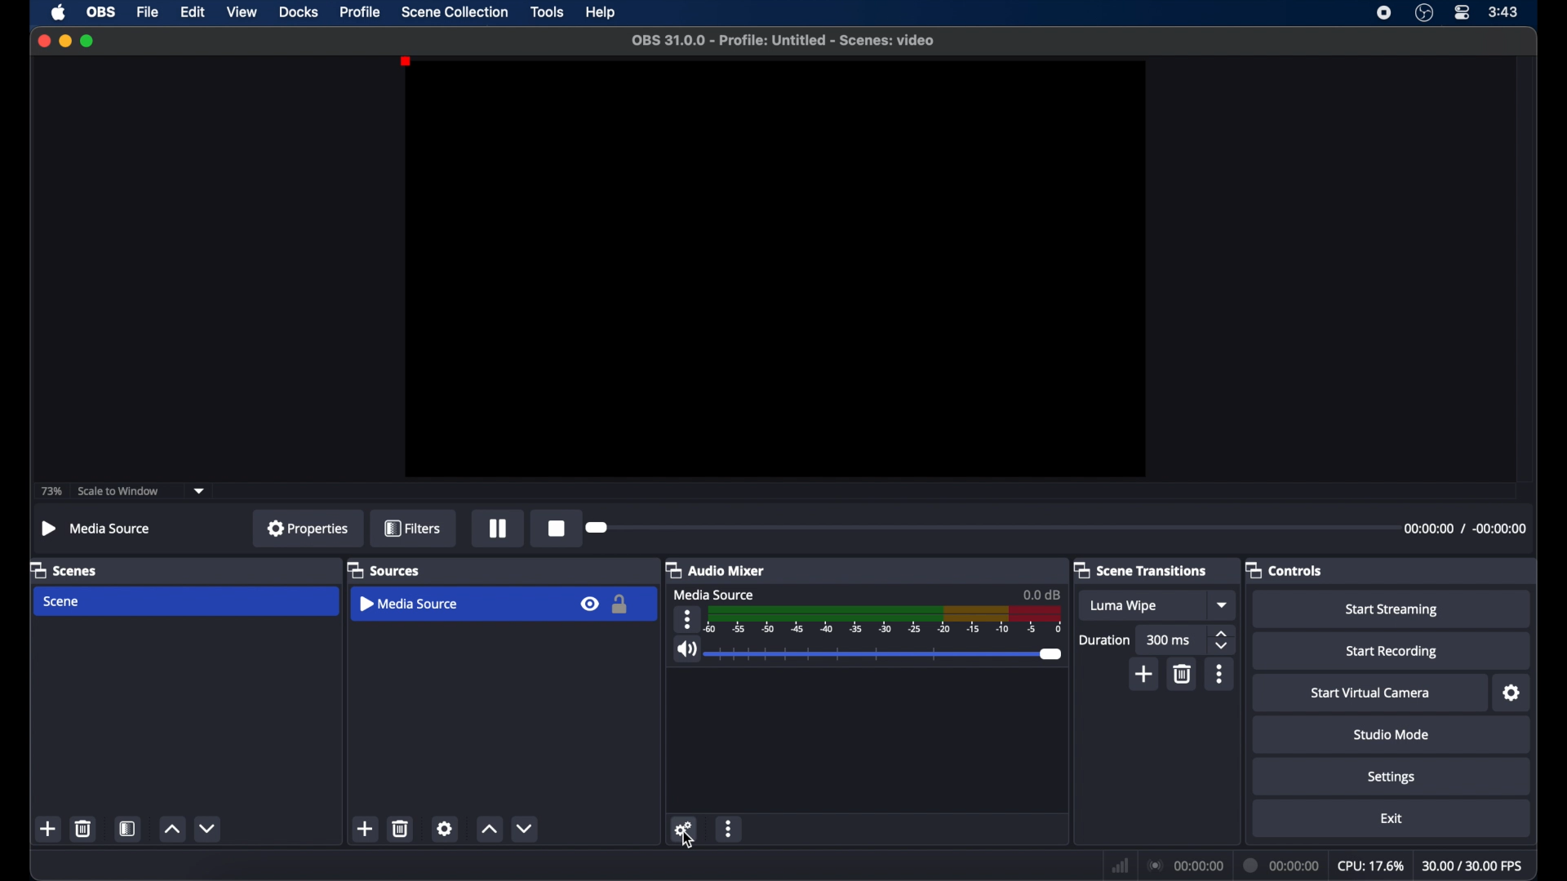 This screenshot has height=881, width=1567. I want to click on add, so click(49, 828).